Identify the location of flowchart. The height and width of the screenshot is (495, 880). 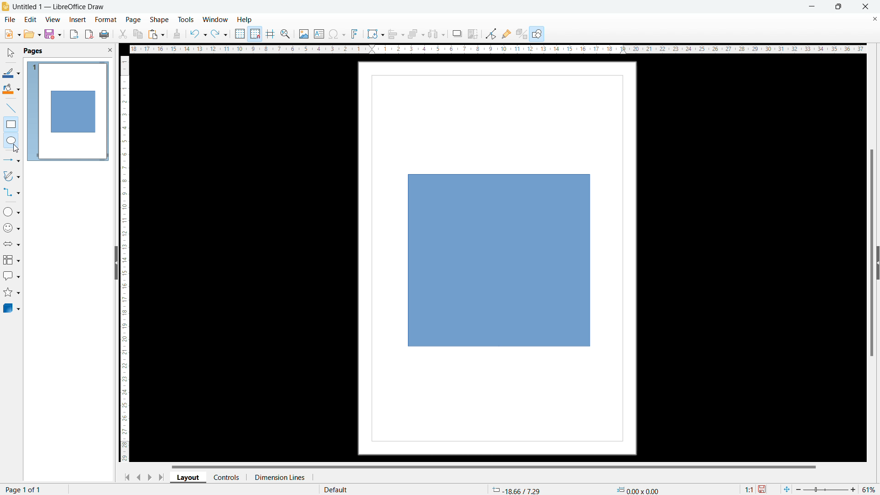
(12, 260).